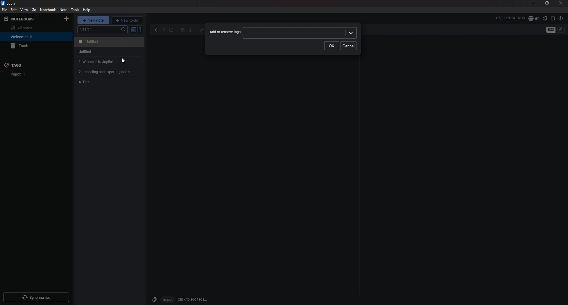 Image resolution: width=568 pixels, height=305 pixels. What do you see at coordinates (545, 18) in the screenshot?
I see `spell check` at bounding box center [545, 18].